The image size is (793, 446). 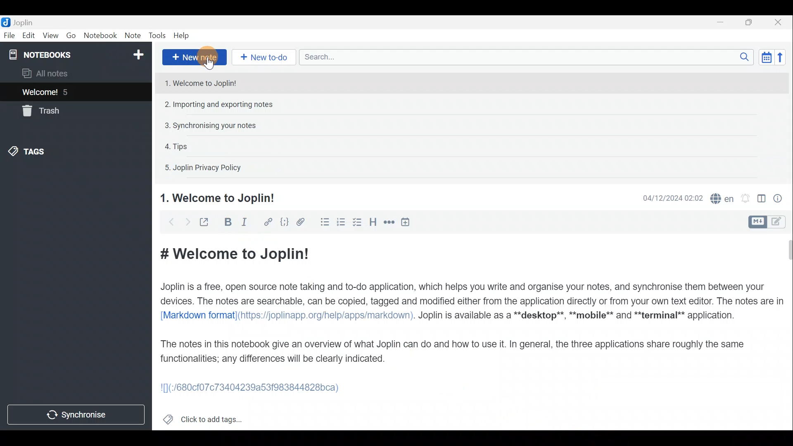 What do you see at coordinates (765, 57) in the screenshot?
I see `Toggle sort order` at bounding box center [765, 57].